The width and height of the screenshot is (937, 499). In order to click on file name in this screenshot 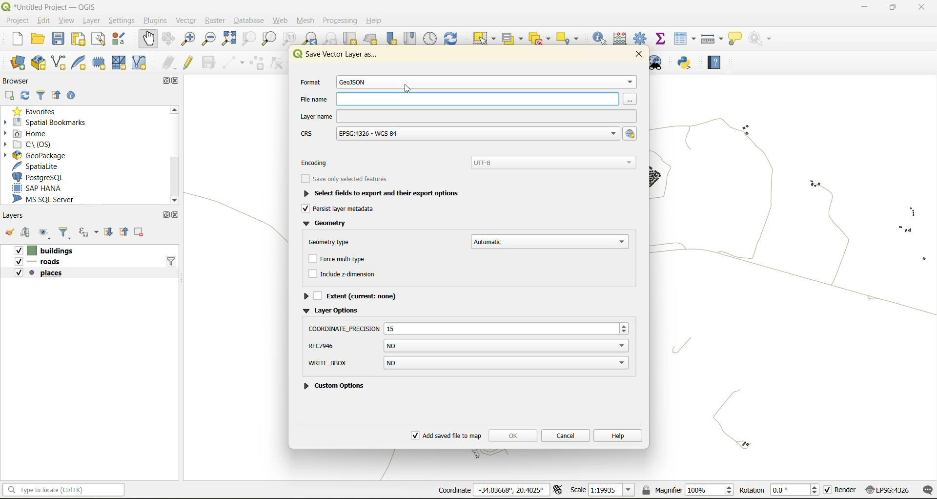, I will do `click(468, 98)`.